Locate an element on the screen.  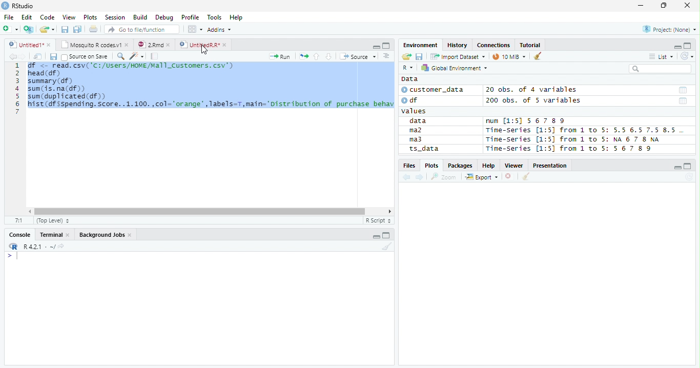
ma2 is located at coordinates (418, 131).